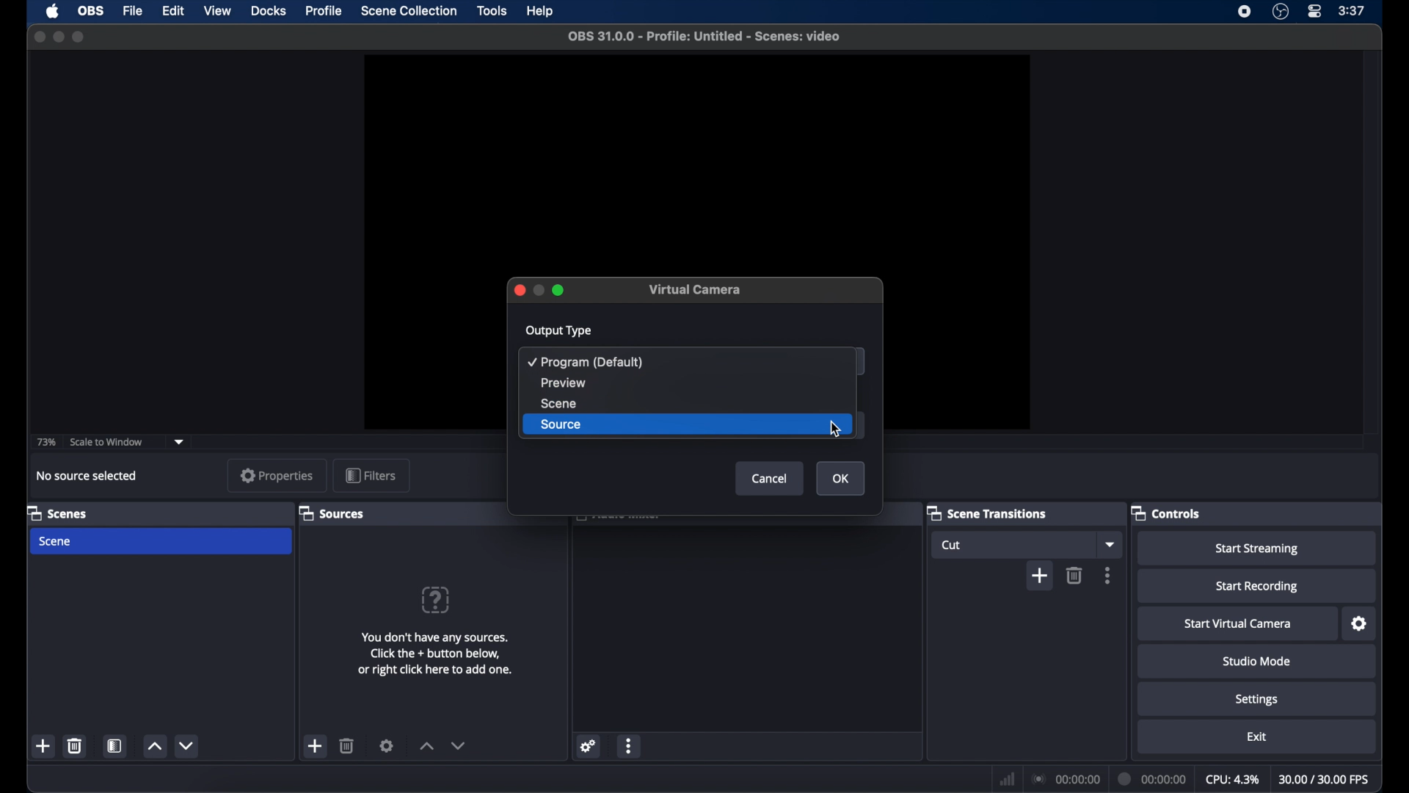 This screenshot has width=1409, height=793. What do you see at coordinates (1166, 513) in the screenshot?
I see `controls` at bounding box center [1166, 513].